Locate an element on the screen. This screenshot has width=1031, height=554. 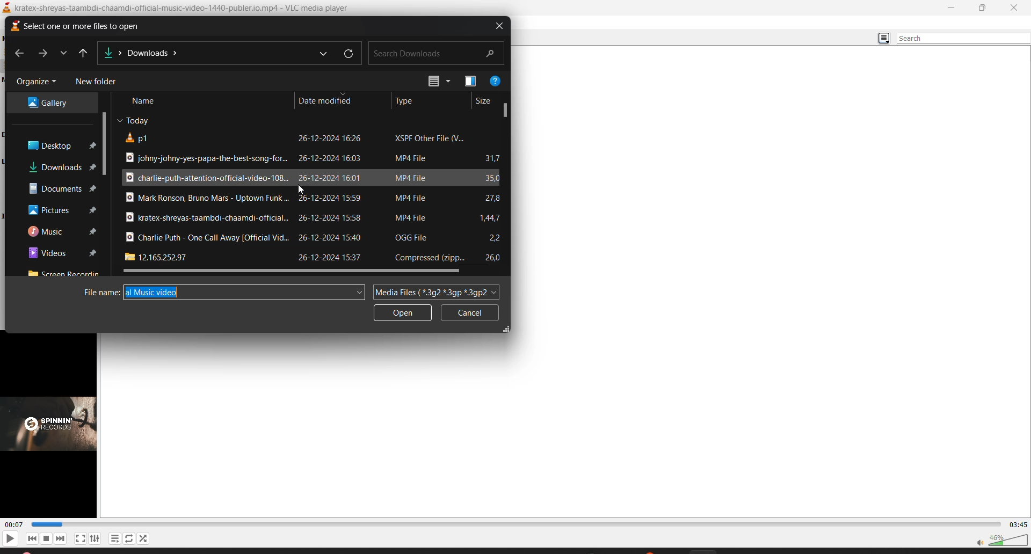
downloads is located at coordinates (60, 169).